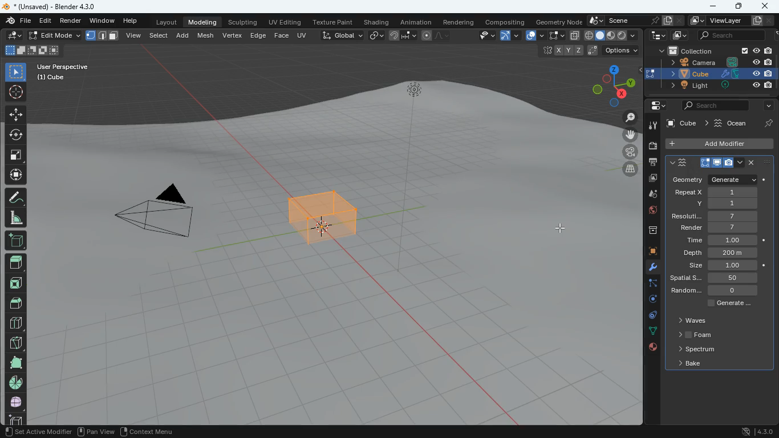  I want to click on add, so click(185, 35).